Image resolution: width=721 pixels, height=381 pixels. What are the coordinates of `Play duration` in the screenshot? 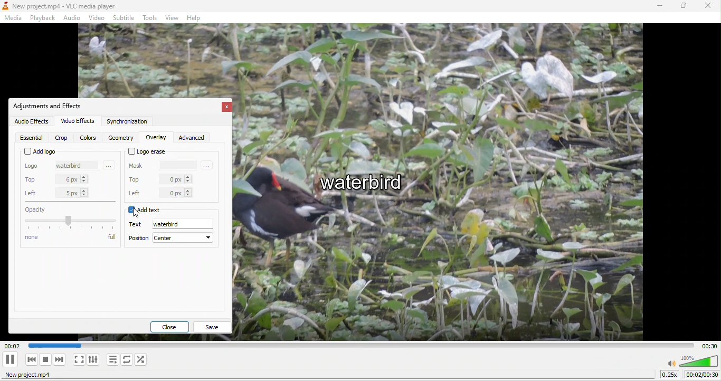 It's located at (355, 345).